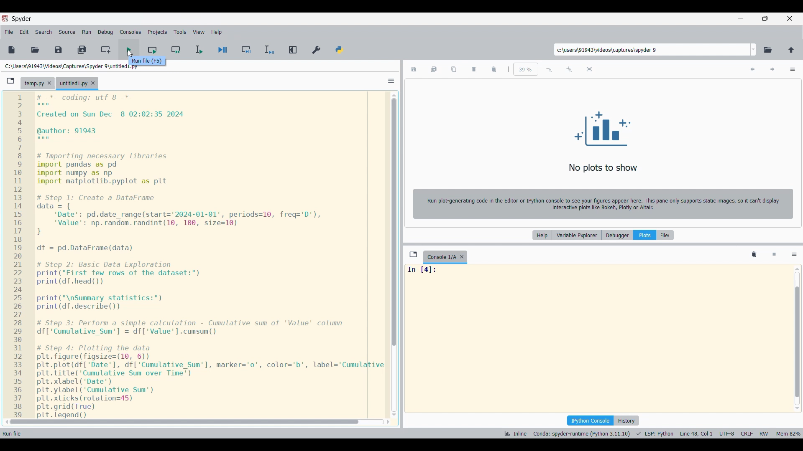  What do you see at coordinates (768, 51) in the screenshot?
I see `Browse a working directory` at bounding box center [768, 51].